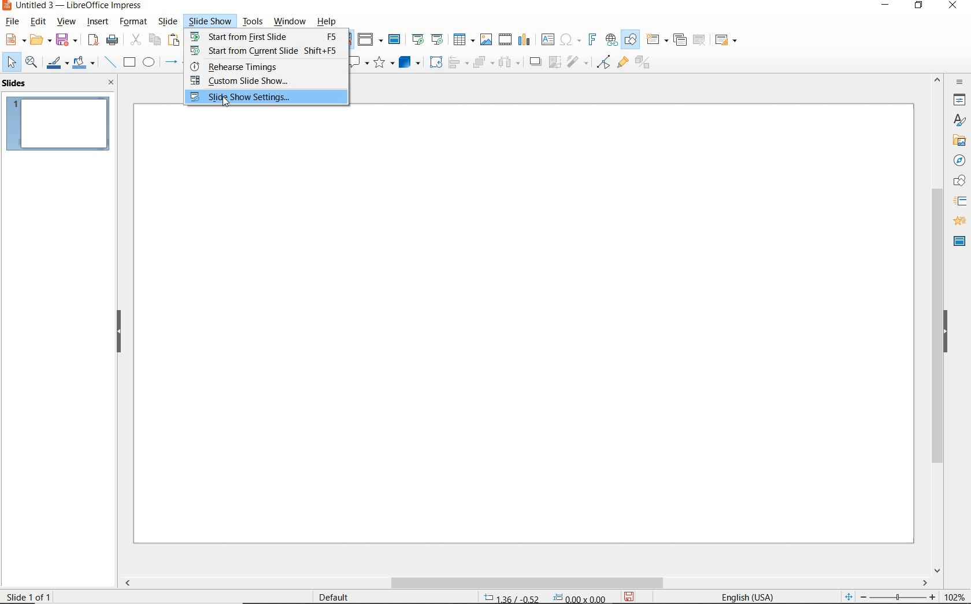 The image size is (971, 604). Describe the element at coordinates (134, 21) in the screenshot. I see `FORMAT` at that location.